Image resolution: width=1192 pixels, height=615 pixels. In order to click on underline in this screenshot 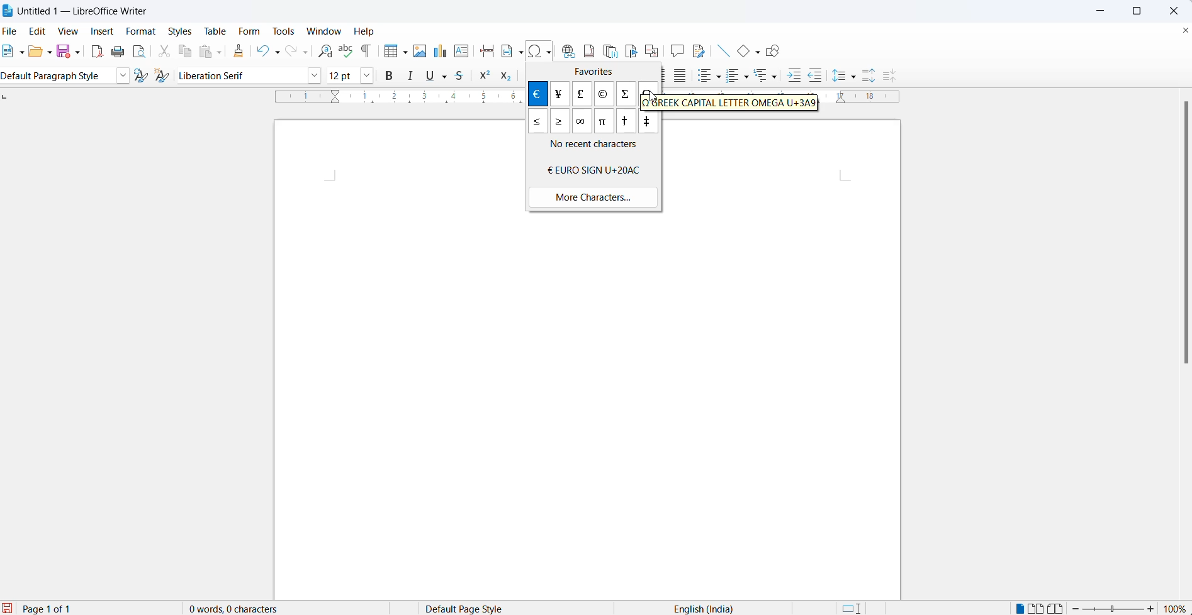, I will do `click(429, 75)`.